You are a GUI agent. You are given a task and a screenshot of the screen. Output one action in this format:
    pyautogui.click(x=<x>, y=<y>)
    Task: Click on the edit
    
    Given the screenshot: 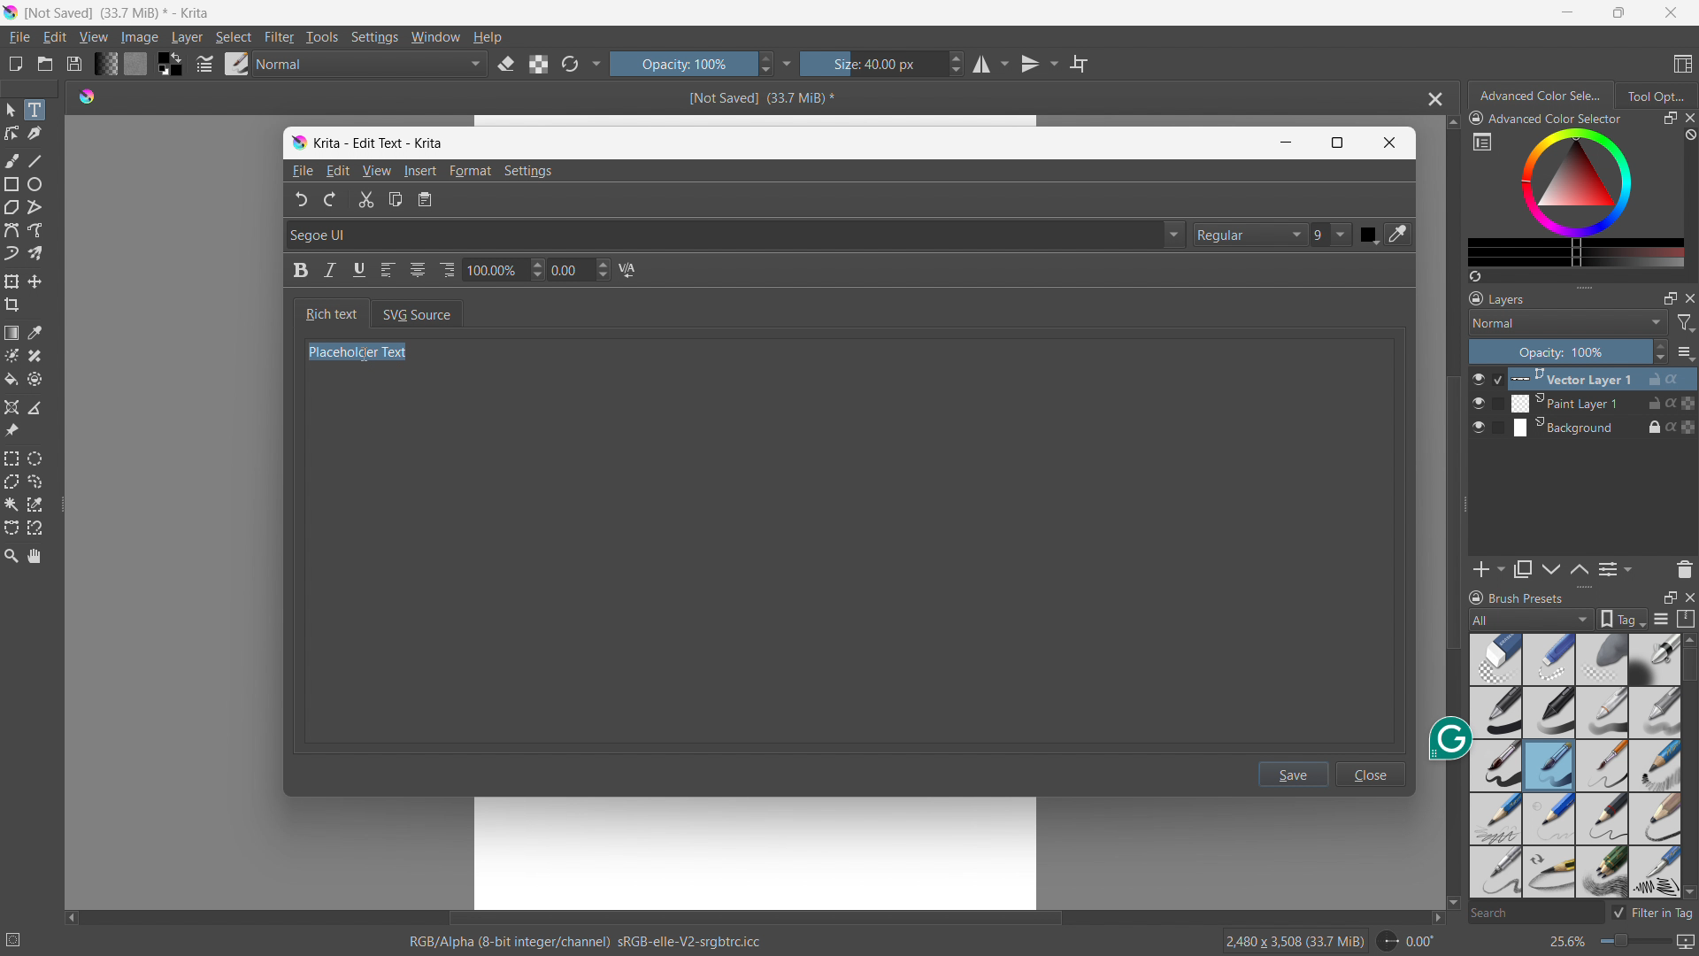 What is the action you would take?
    pyautogui.click(x=338, y=172)
    